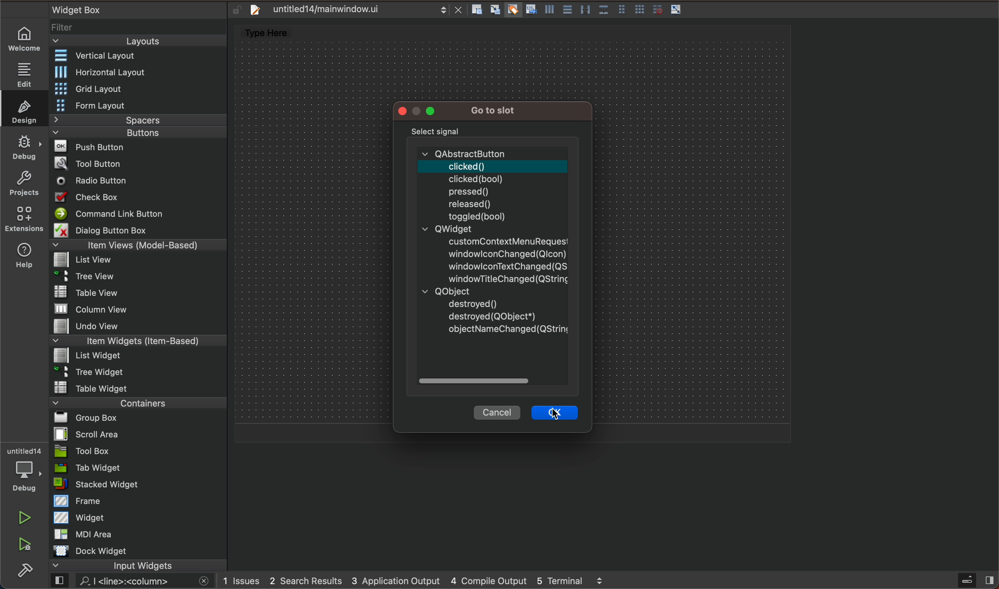  Describe the element at coordinates (140, 27) in the screenshot. I see `filter` at that location.